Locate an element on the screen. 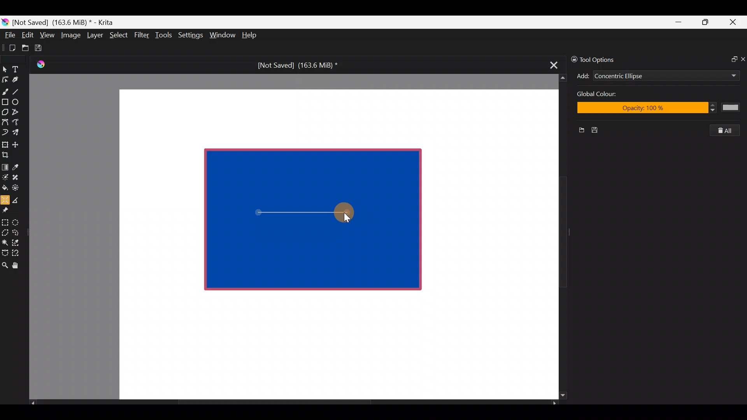 The height and width of the screenshot is (420, 747). Measure the distance between two points is located at coordinates (18, 198).